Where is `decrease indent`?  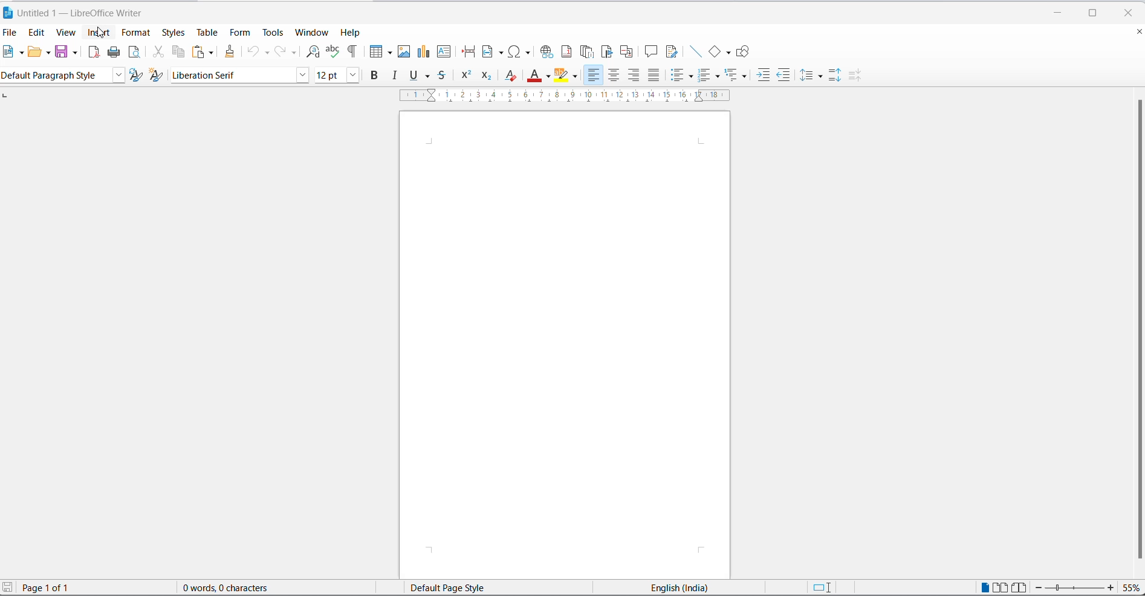 decrease indent is located at coordinates (784, 76).